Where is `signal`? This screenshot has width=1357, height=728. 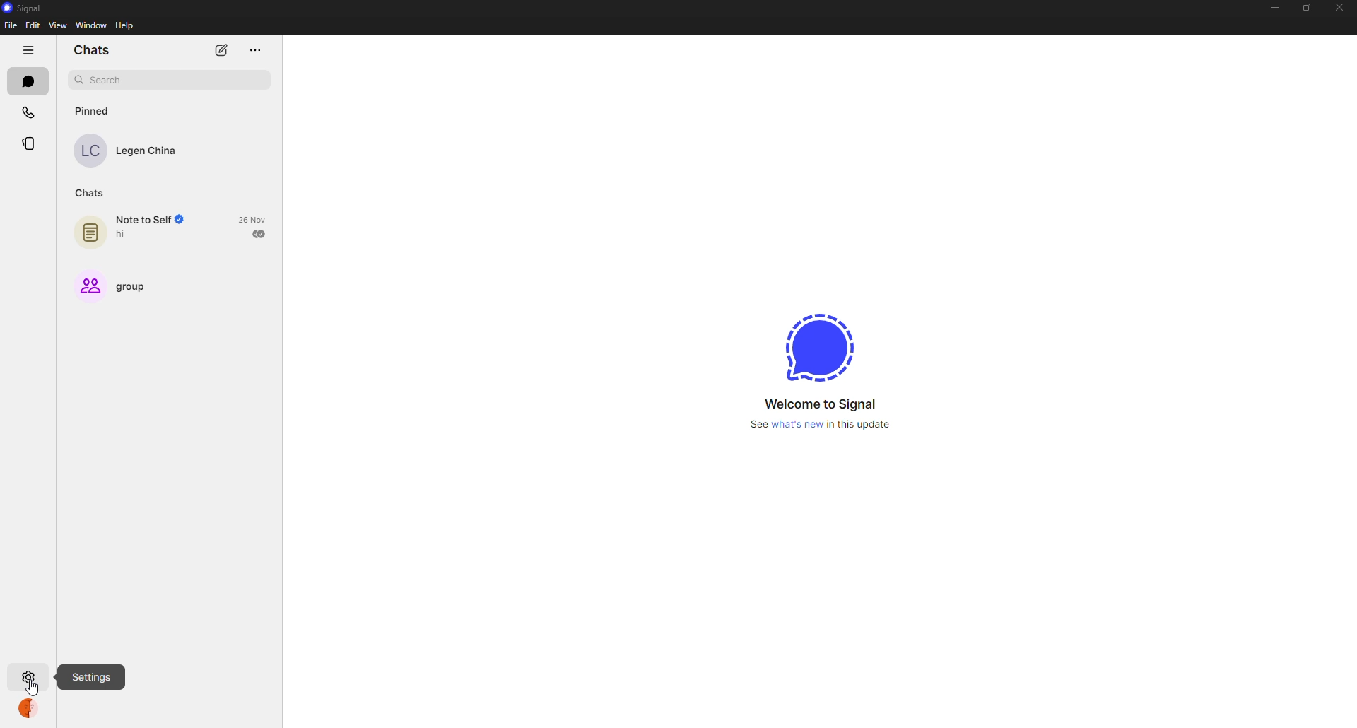 signal is located at coordinates (814, 351).